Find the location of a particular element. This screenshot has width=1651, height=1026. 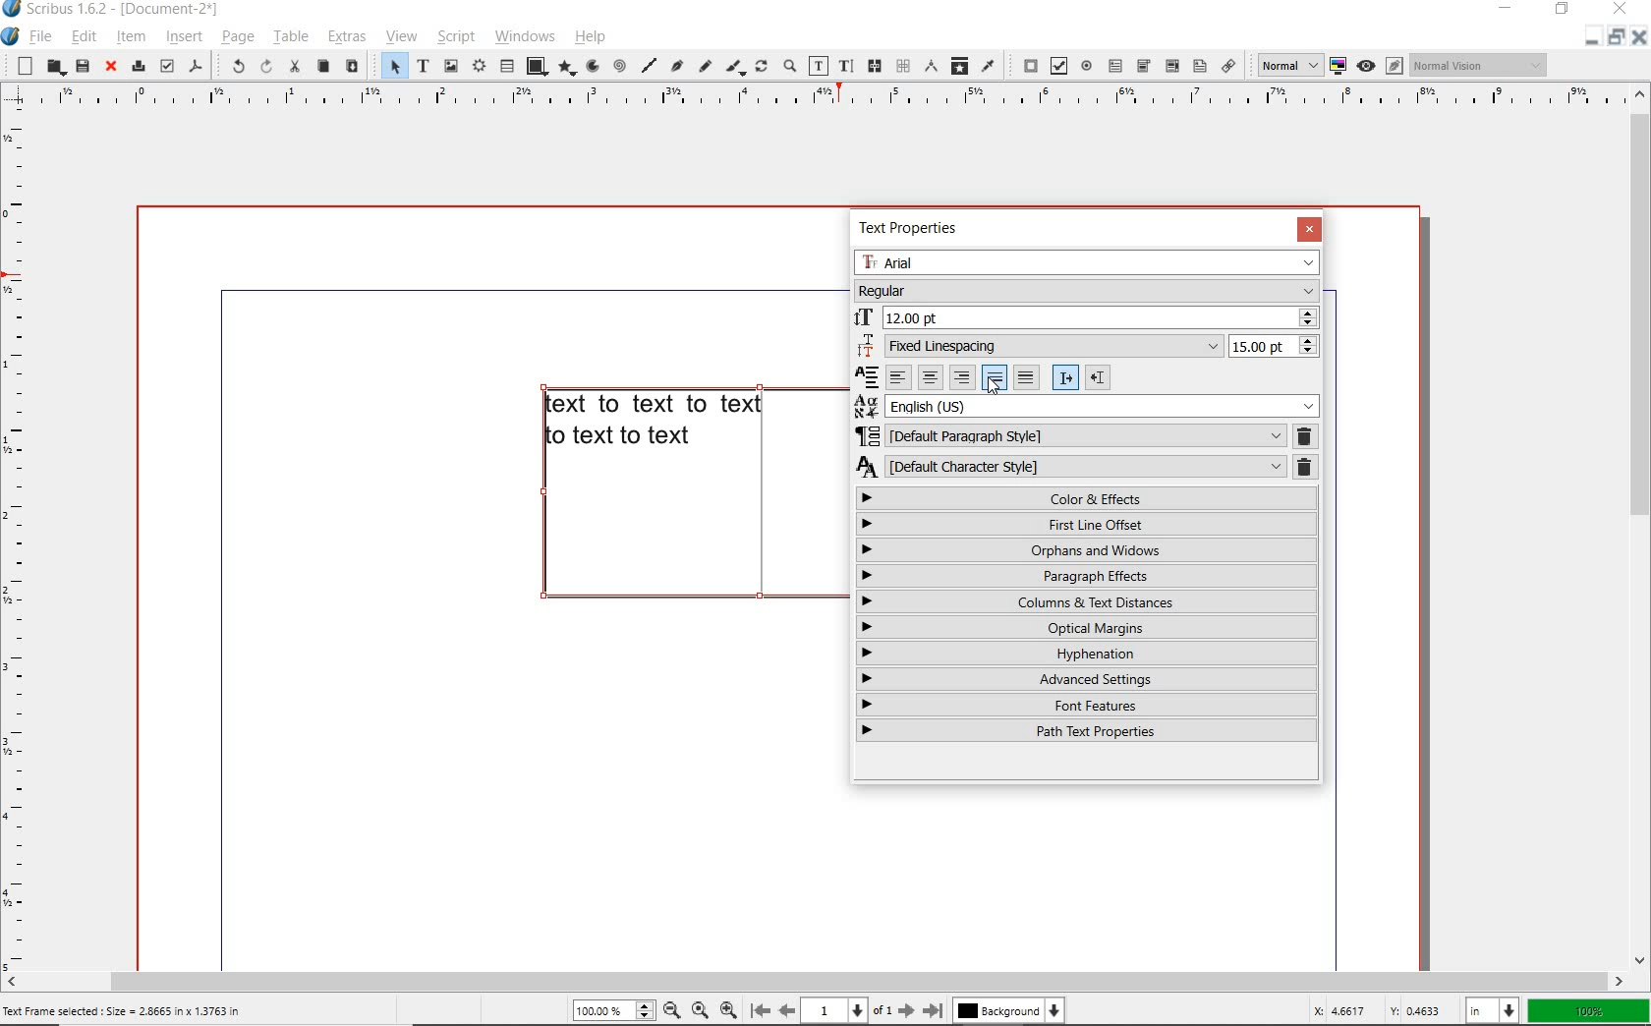

align left is located at coordinates (899, 376).